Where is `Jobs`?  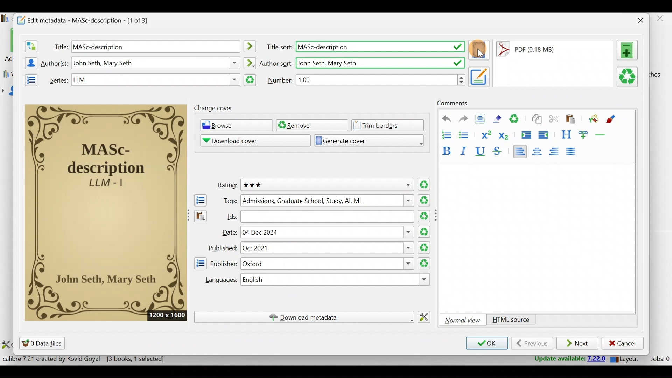
Jobs is located at coordinates (659, 360).